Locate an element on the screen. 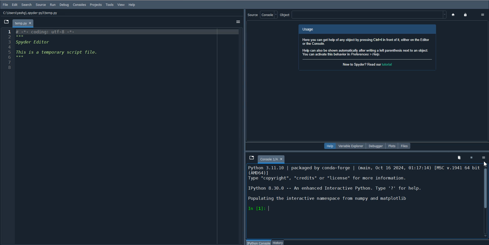 This screenshot has height=245, width=489. Variable Explorer is located at coordinates (351, 146).